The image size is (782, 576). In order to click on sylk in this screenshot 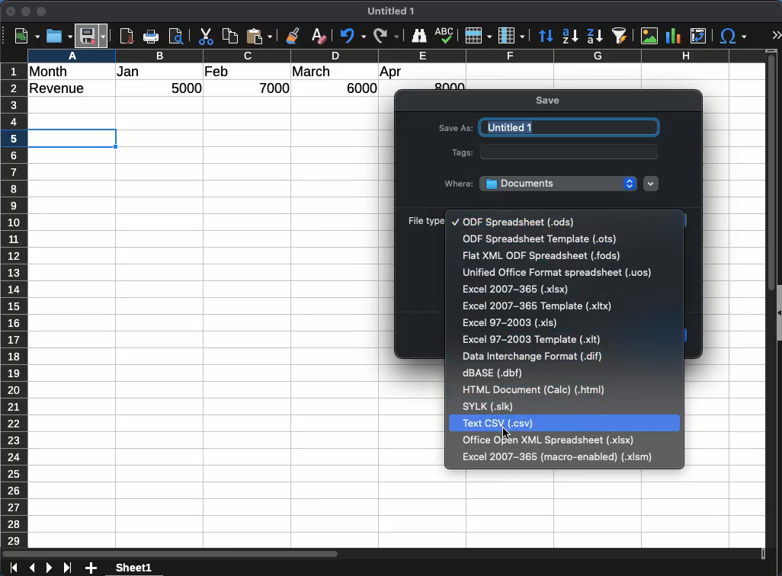, I will do `click(489, 407)`.